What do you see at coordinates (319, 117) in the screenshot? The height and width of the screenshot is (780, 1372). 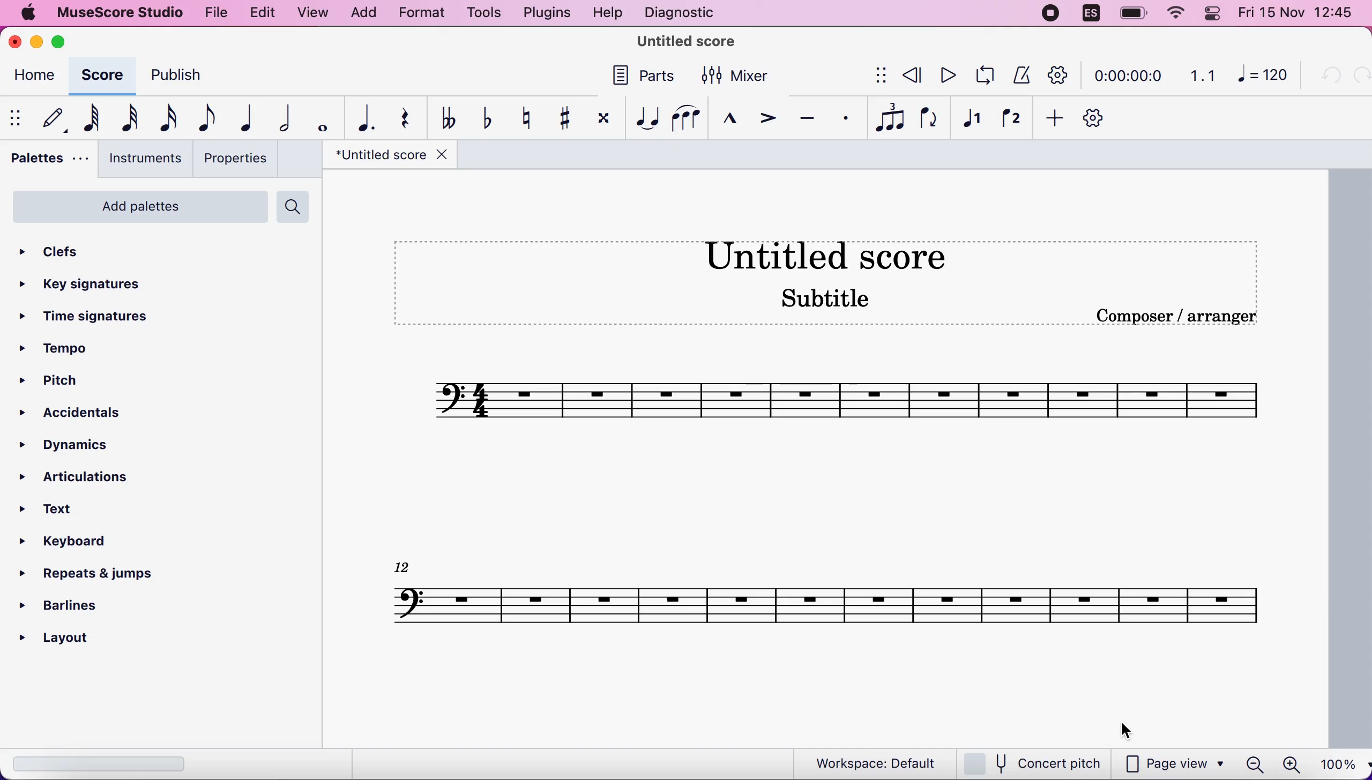 I see `whole note` at bounding box center [319, 117].